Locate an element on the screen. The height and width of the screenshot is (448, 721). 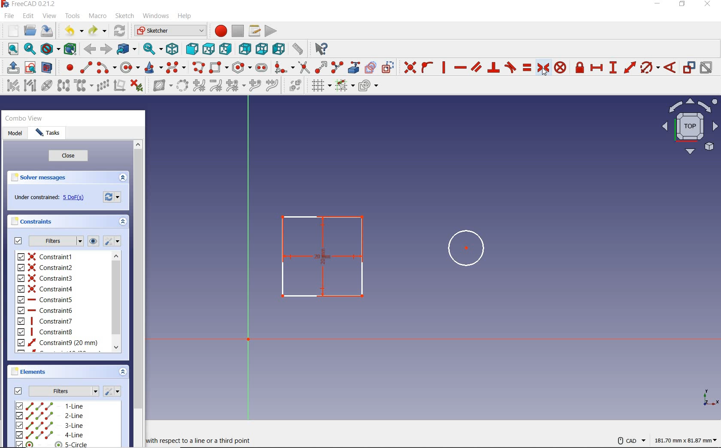
constraint4 is located at coordinates (46, 289).